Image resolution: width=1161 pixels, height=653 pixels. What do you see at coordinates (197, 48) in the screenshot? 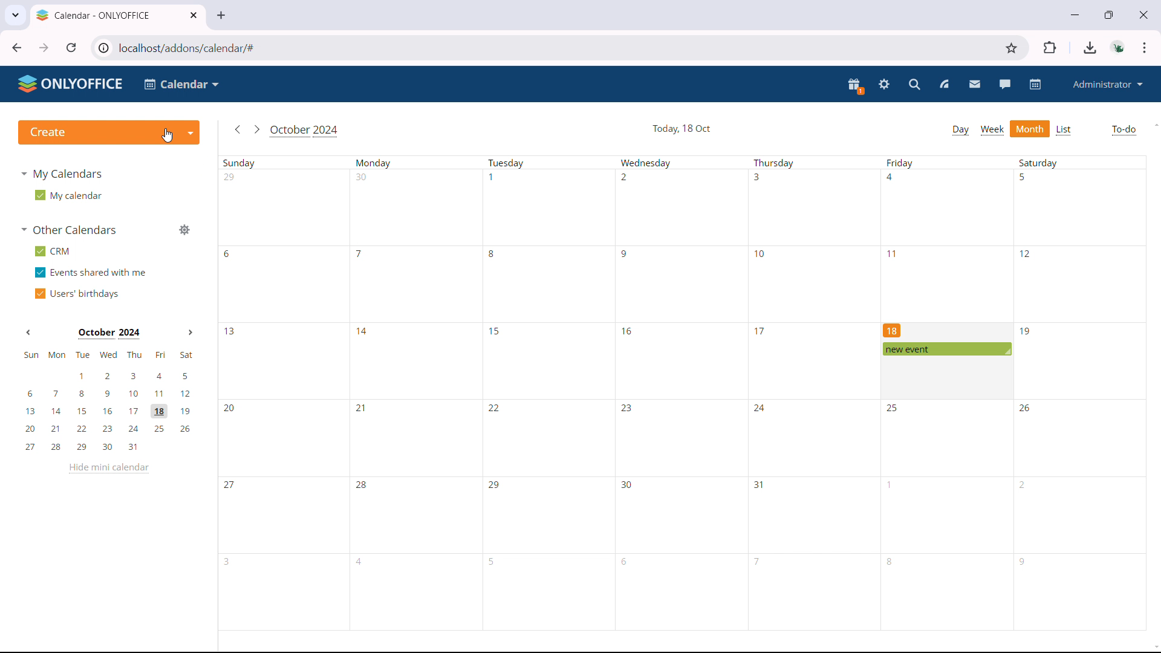
I see `localhost/addons/calendar/#` at bounding box center [197, 48].